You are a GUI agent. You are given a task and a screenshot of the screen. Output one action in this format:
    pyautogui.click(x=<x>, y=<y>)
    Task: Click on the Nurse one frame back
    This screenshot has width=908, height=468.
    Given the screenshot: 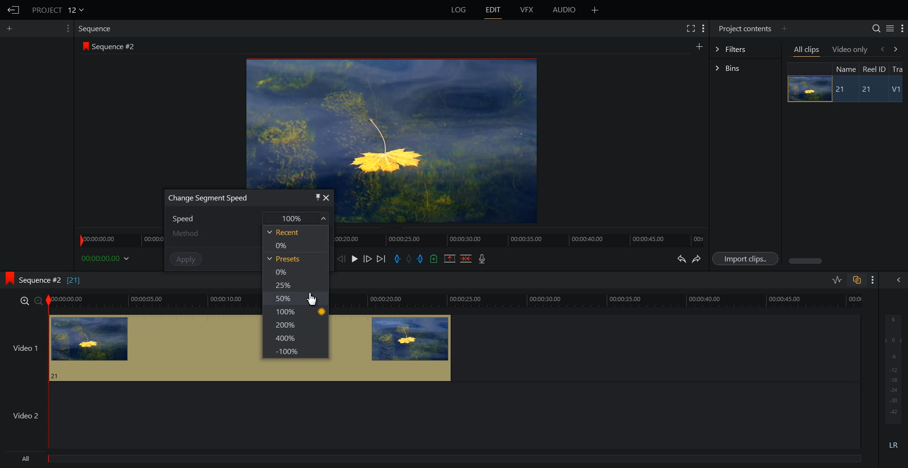 What is the action you would take?
    pyautogui.click(x=341, y=259)
    